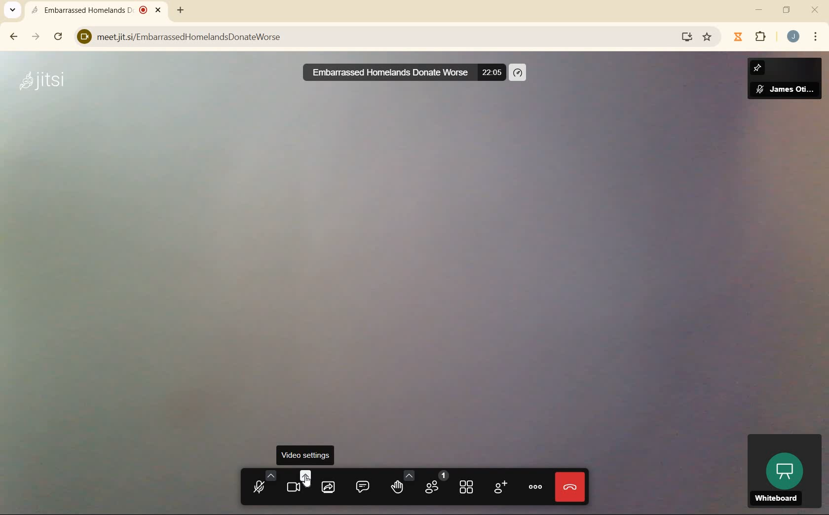 Image resolution: width=829 pixels, height=515 pixels. Describe the element at coordinates (707, 37) in the screenshot. I see `bookmark` at that location.